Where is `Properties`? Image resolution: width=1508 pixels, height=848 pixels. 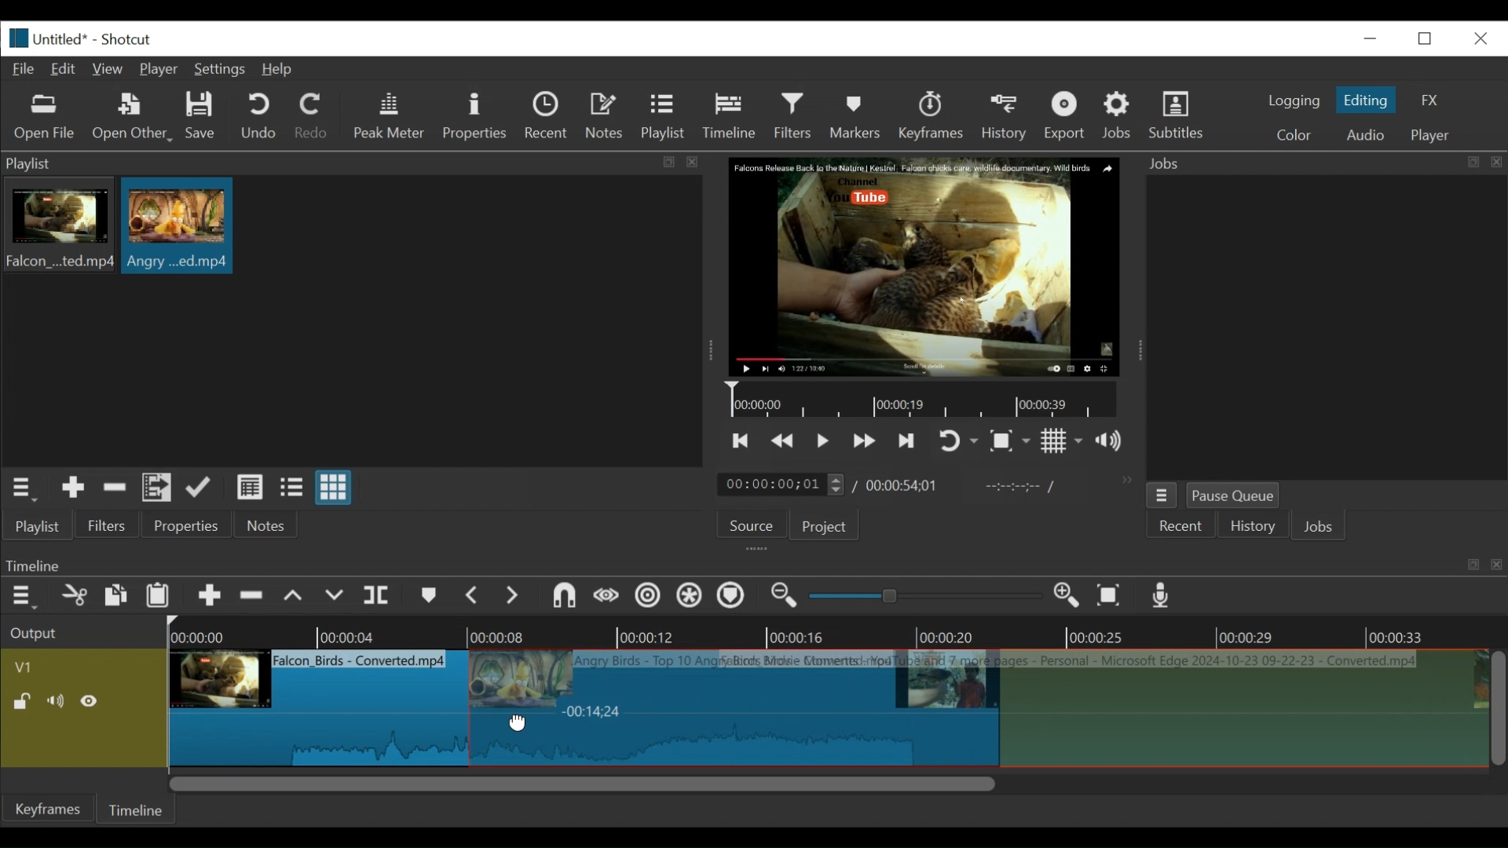 Properties is located at coordinates (477, 116).